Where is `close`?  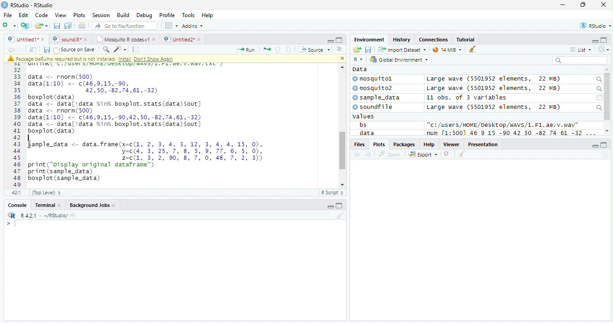
close is located at coordinates (342, 58).